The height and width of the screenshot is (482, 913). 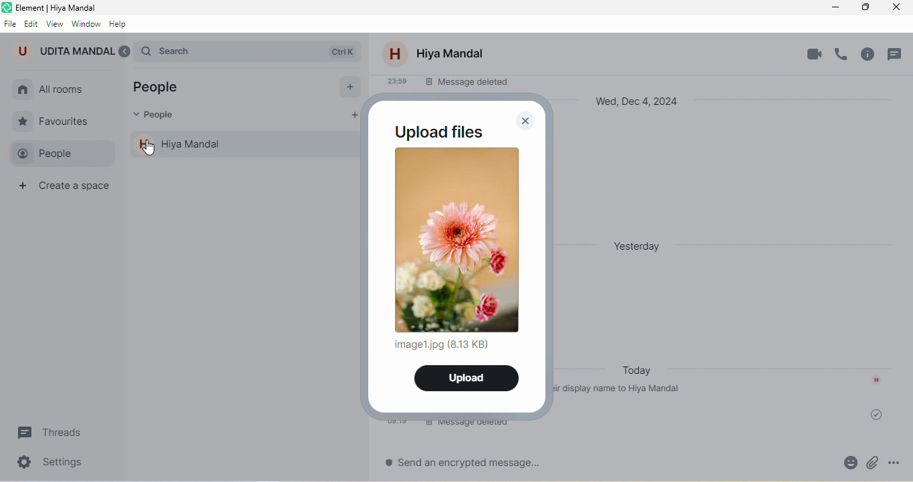 What do you see at coordinates (644, 244) in the screenshot?
I see `yesterday` at bounding box center [644, 244].